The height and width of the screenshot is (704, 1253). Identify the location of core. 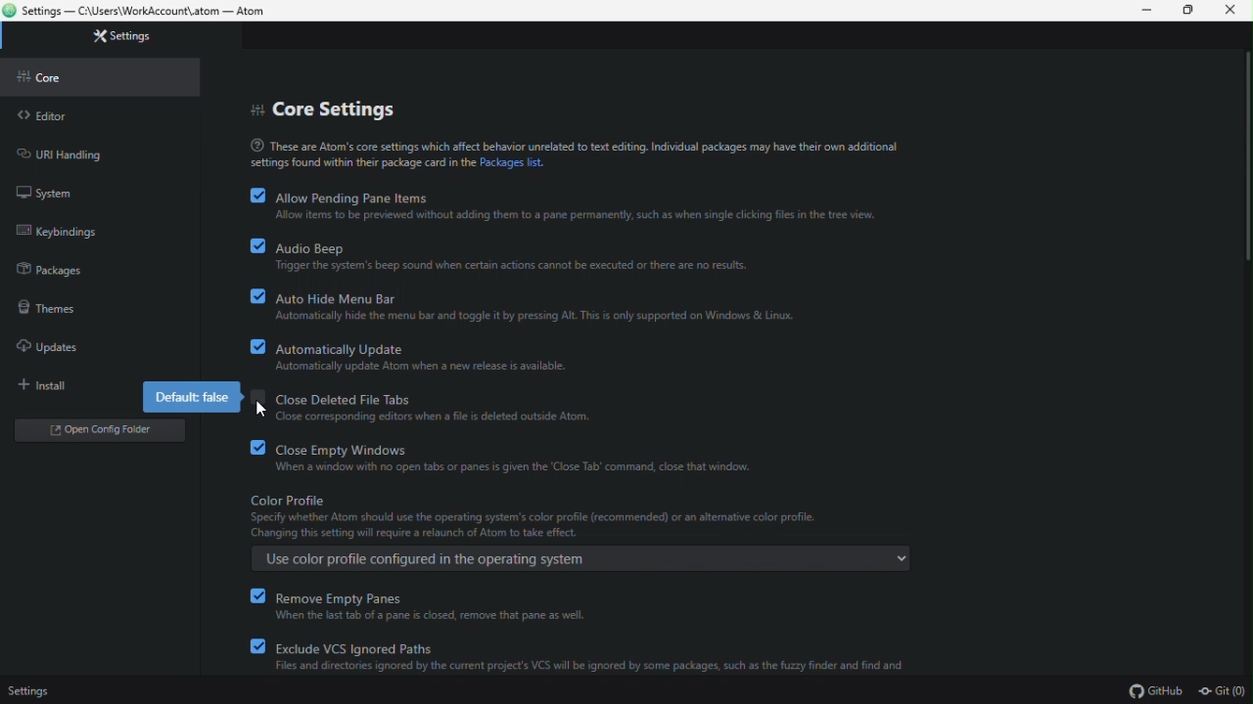
(47, 75).